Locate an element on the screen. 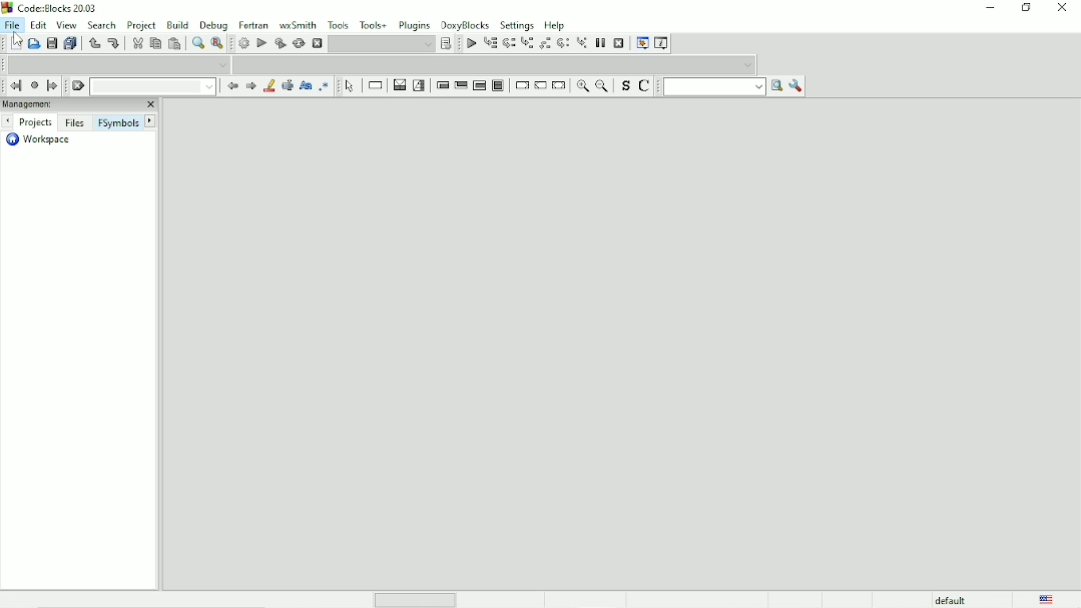 Image resolution: width=1081 pixels, height=608 pixels. cursor is located at coordinates (19, 41).